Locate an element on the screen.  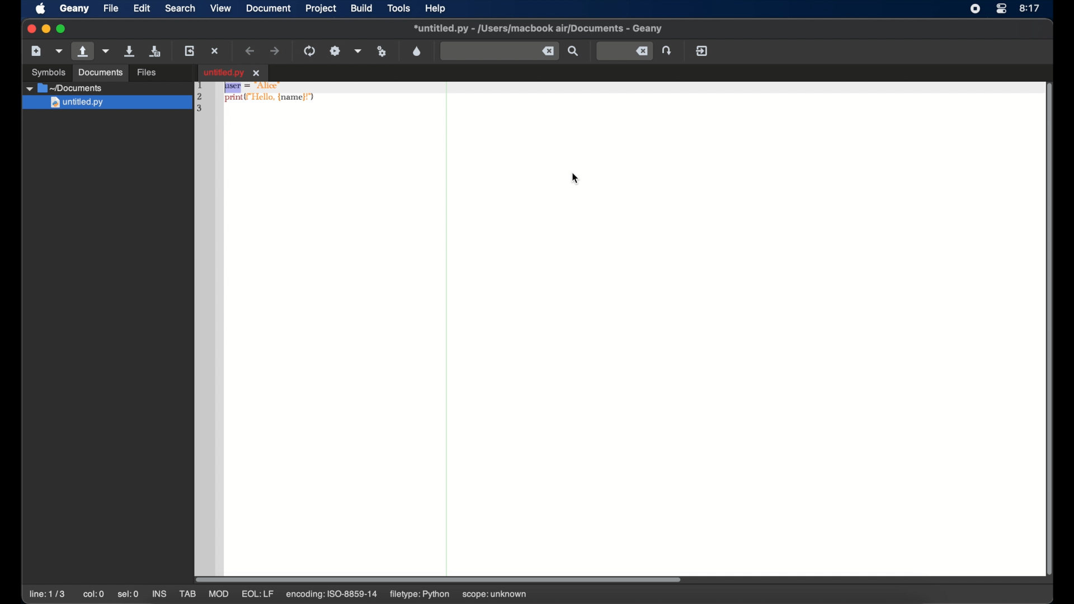
choose more build actions is located at coordinates (359, 51).